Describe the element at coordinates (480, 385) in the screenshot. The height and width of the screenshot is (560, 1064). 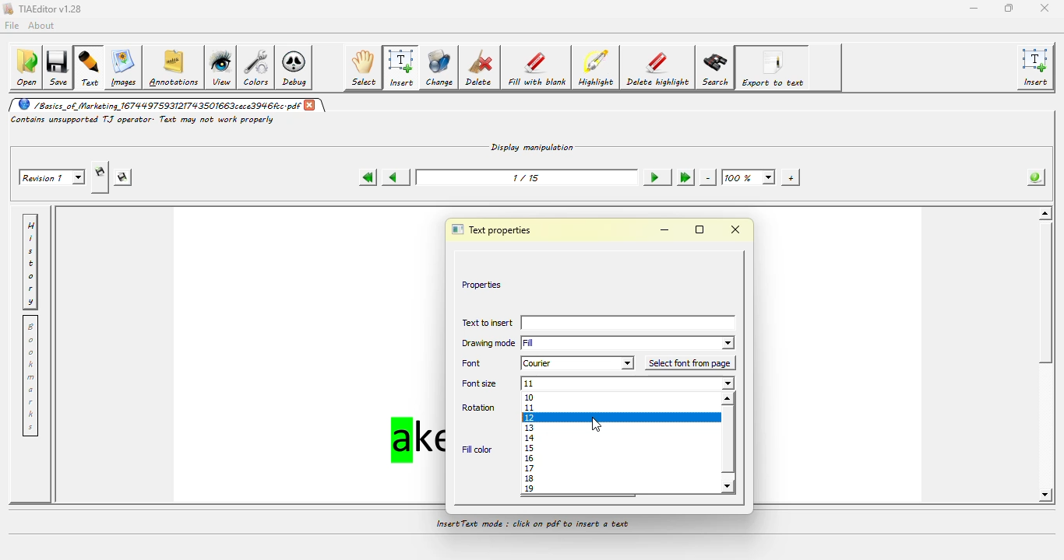
I see `Font size` at that location.